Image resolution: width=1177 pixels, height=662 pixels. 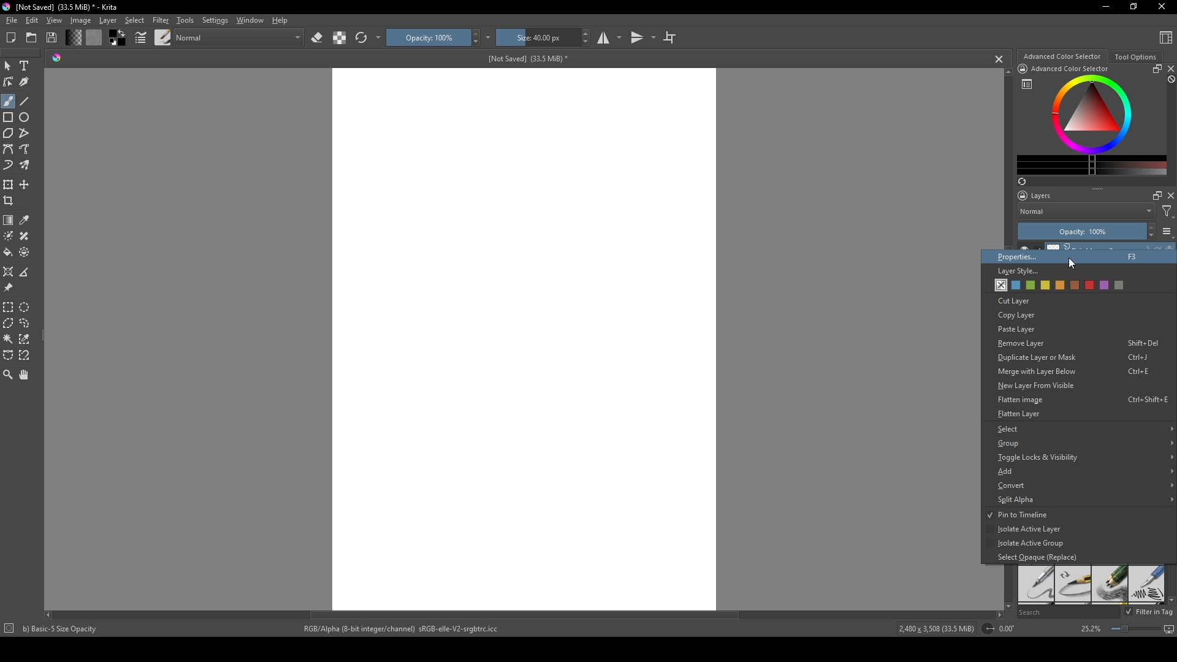 I want to click on Help, so click(x=281, y=20).